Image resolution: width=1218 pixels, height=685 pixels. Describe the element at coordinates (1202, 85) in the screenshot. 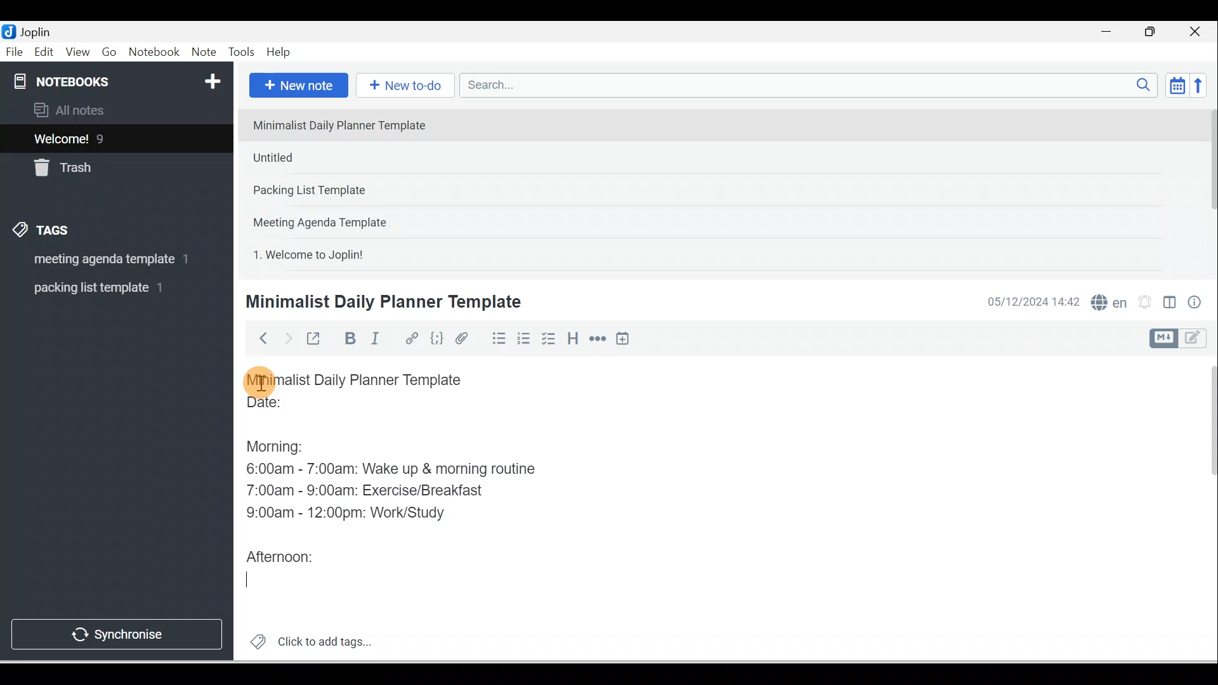

I see `Reverse sort` at that location.